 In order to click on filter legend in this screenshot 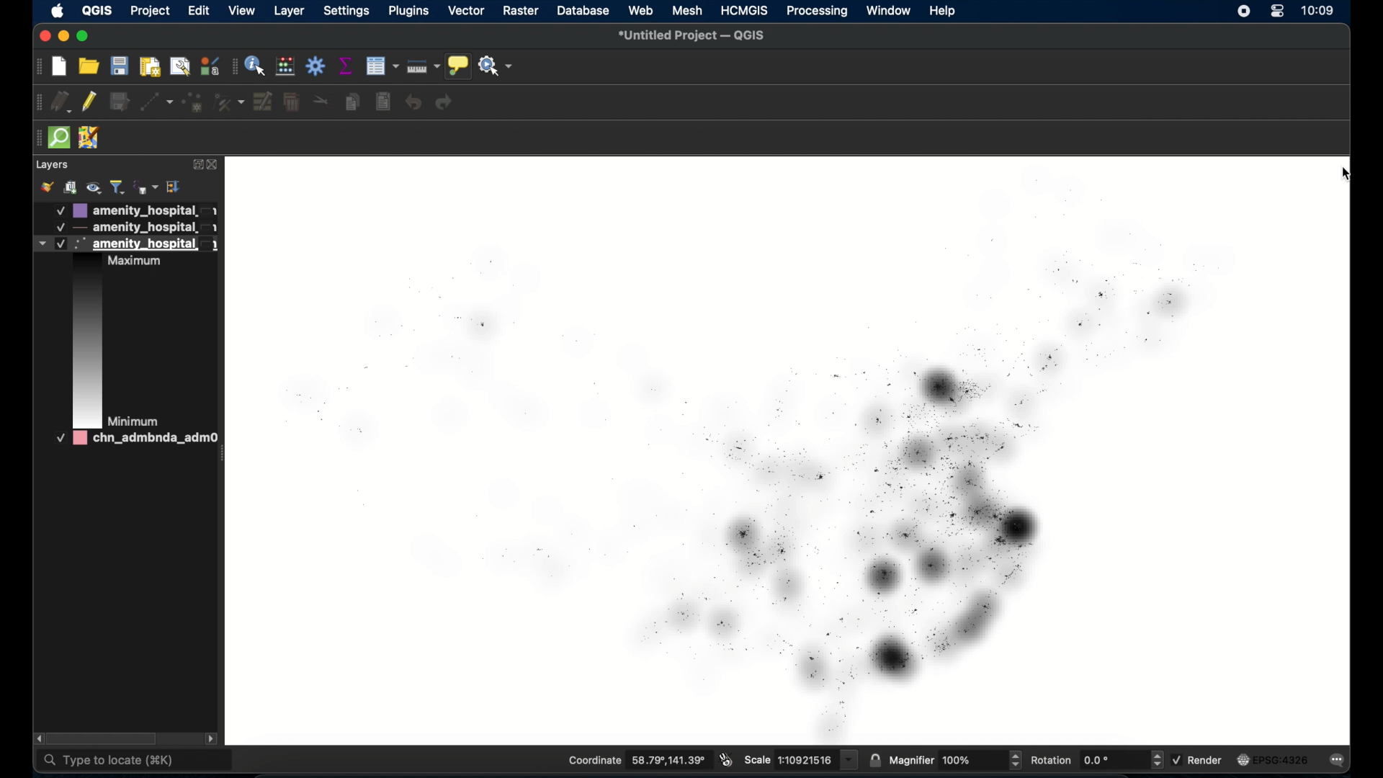, I will do `click(117, 187)`.